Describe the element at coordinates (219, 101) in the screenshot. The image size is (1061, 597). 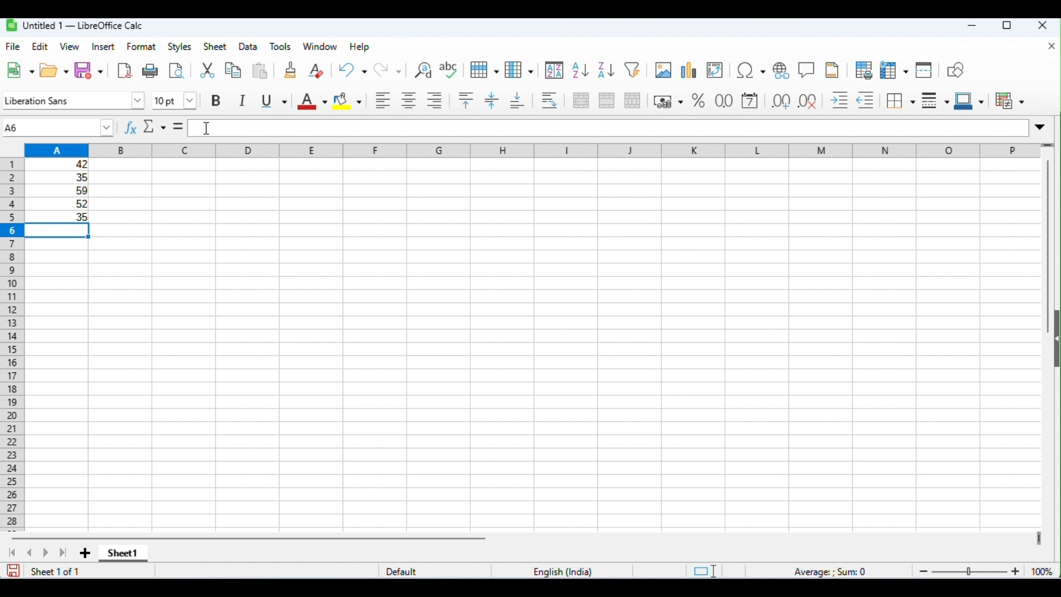
I see `bold` at that location.